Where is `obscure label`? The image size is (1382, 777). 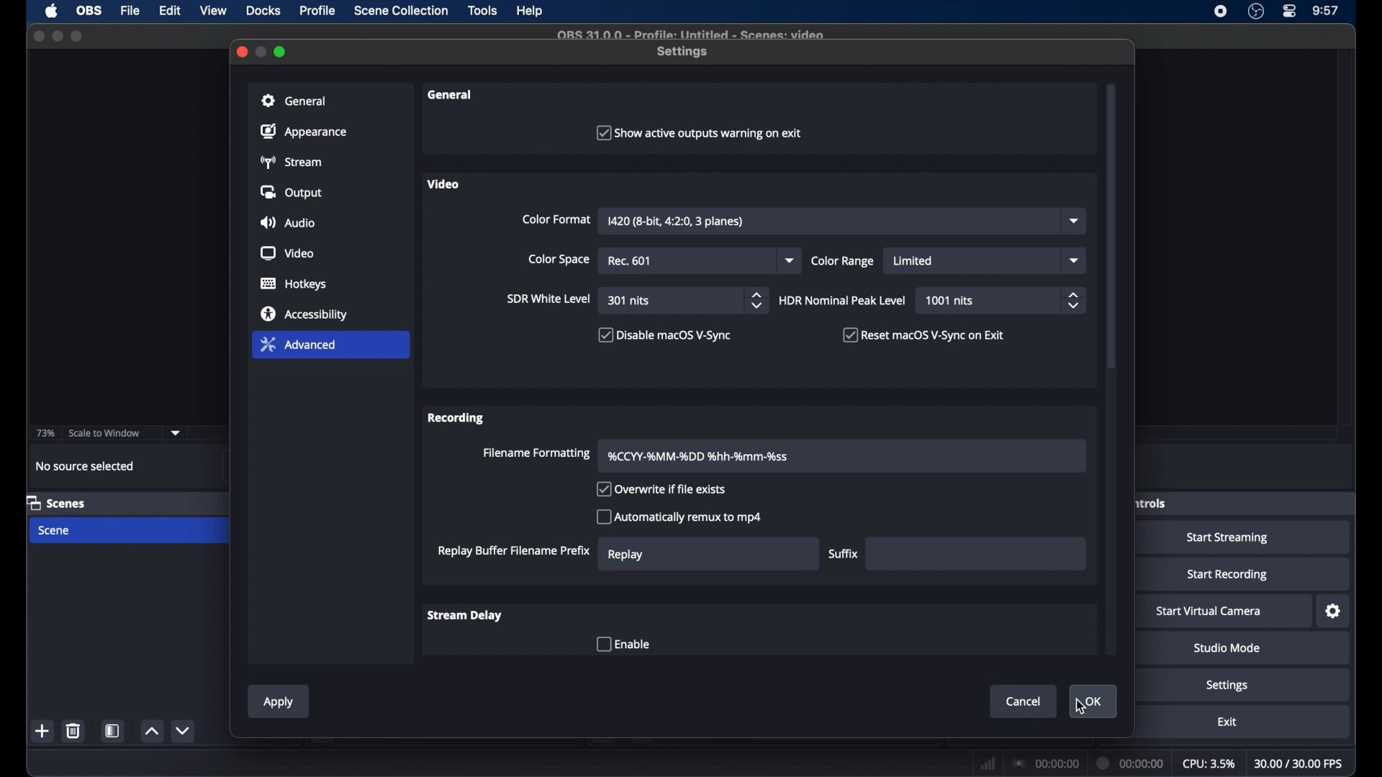
obscure label is located at coordinates (1152, 503).